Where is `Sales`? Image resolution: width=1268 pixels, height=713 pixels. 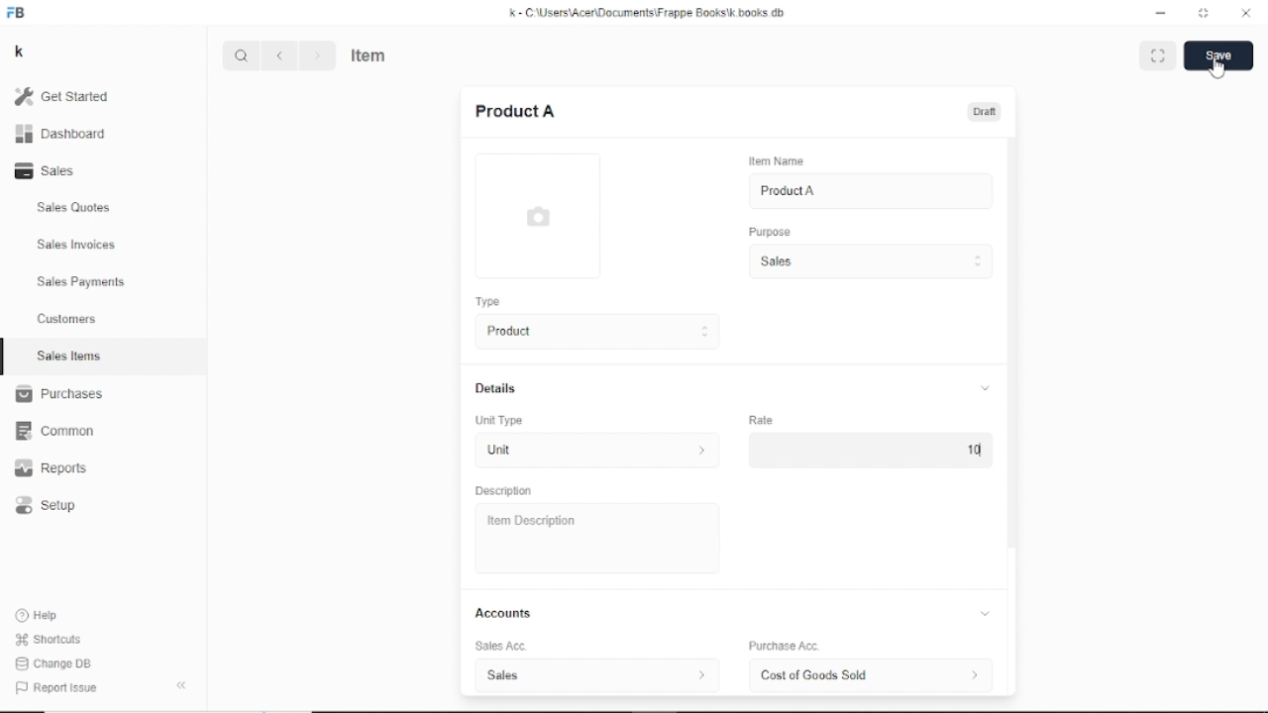 Sales is located at coordinates (595, 674).